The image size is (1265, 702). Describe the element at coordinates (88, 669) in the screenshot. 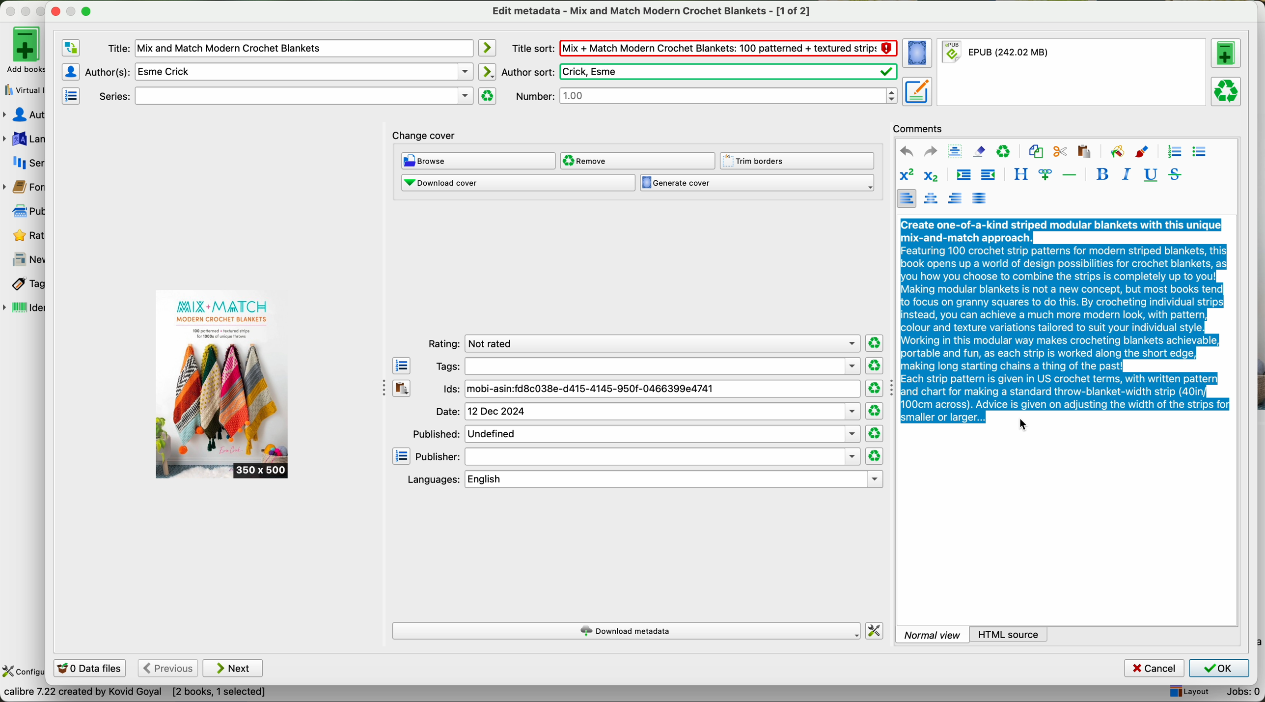

I see `data files` at that location.